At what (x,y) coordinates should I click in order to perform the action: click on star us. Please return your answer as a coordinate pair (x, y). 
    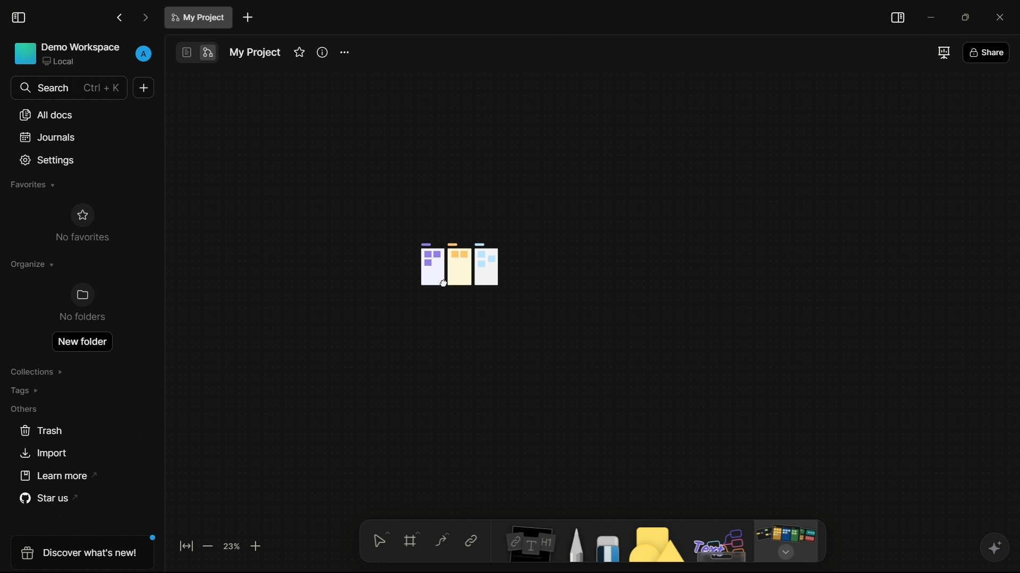
    Looking at the image, I should click on (52, 499).